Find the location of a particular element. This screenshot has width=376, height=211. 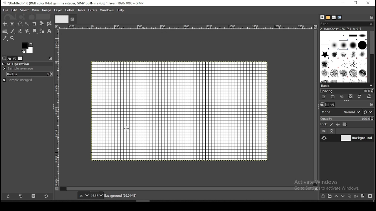

close window is located at coordinates (369, 4).